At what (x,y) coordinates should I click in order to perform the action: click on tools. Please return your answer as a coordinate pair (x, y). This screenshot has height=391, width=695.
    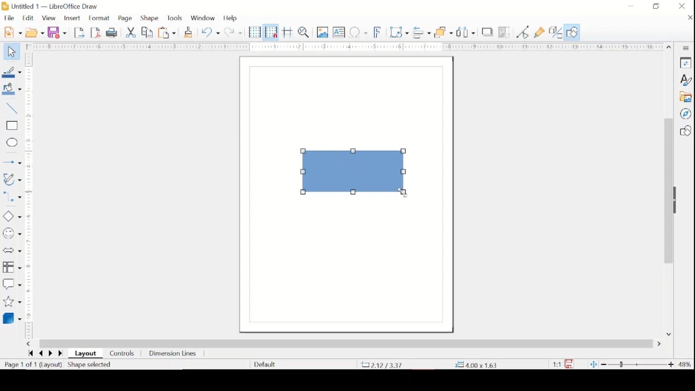
    Looking at the image, I should click on (174, 18).